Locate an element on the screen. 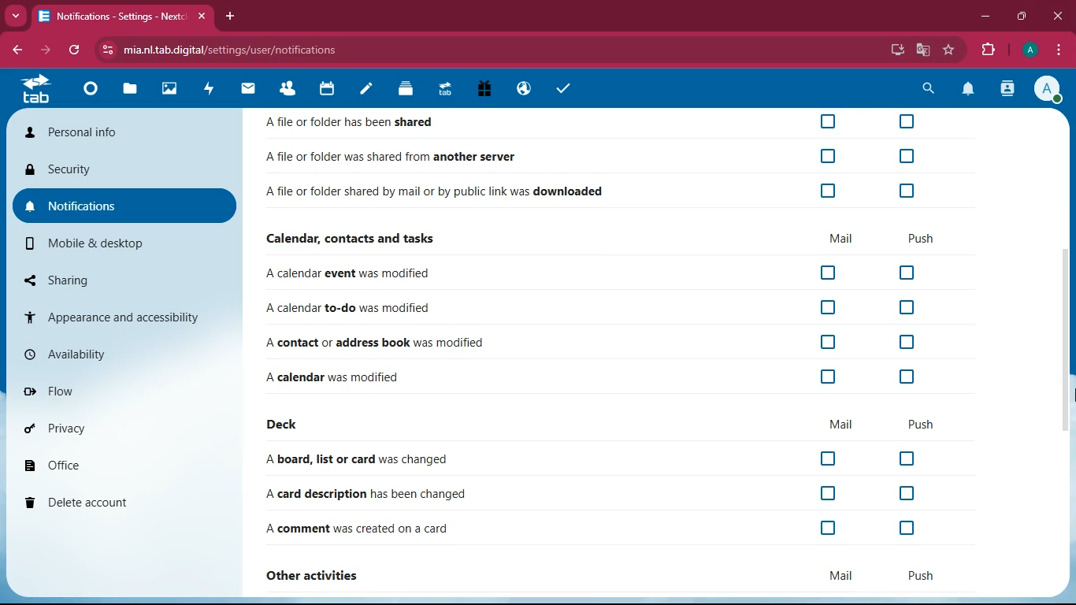 This screenshot has width=1076, height=605. notifications is located at coordinates (966, 90).